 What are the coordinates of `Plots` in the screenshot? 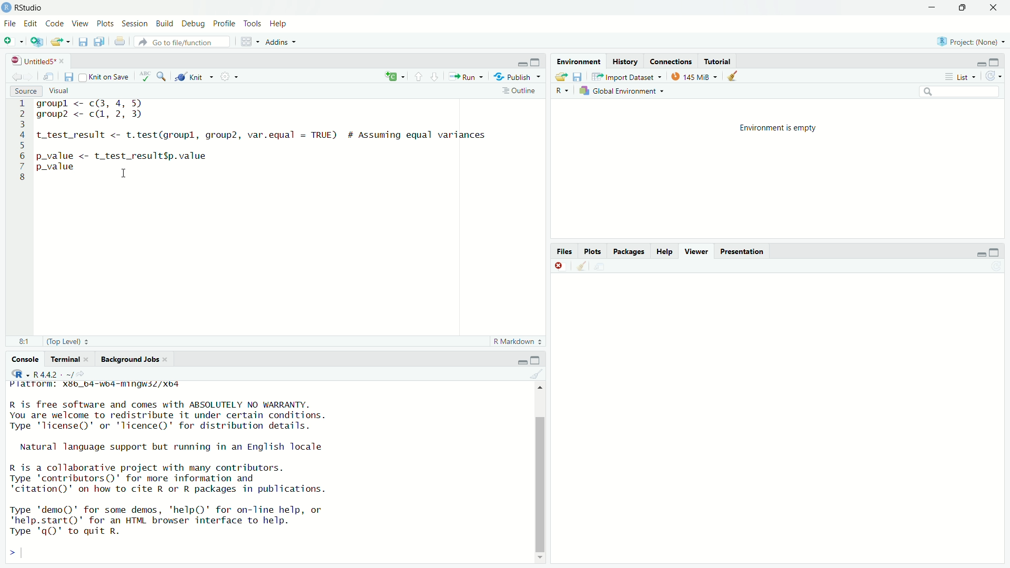 It's located at (105, 22).